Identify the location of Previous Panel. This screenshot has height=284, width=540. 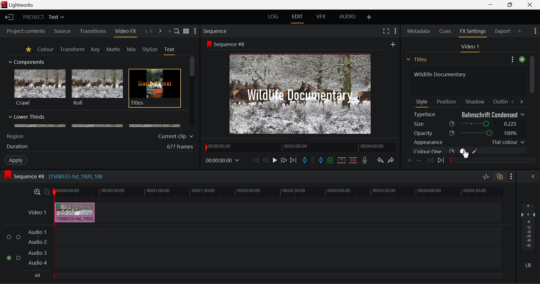
(151, 31).